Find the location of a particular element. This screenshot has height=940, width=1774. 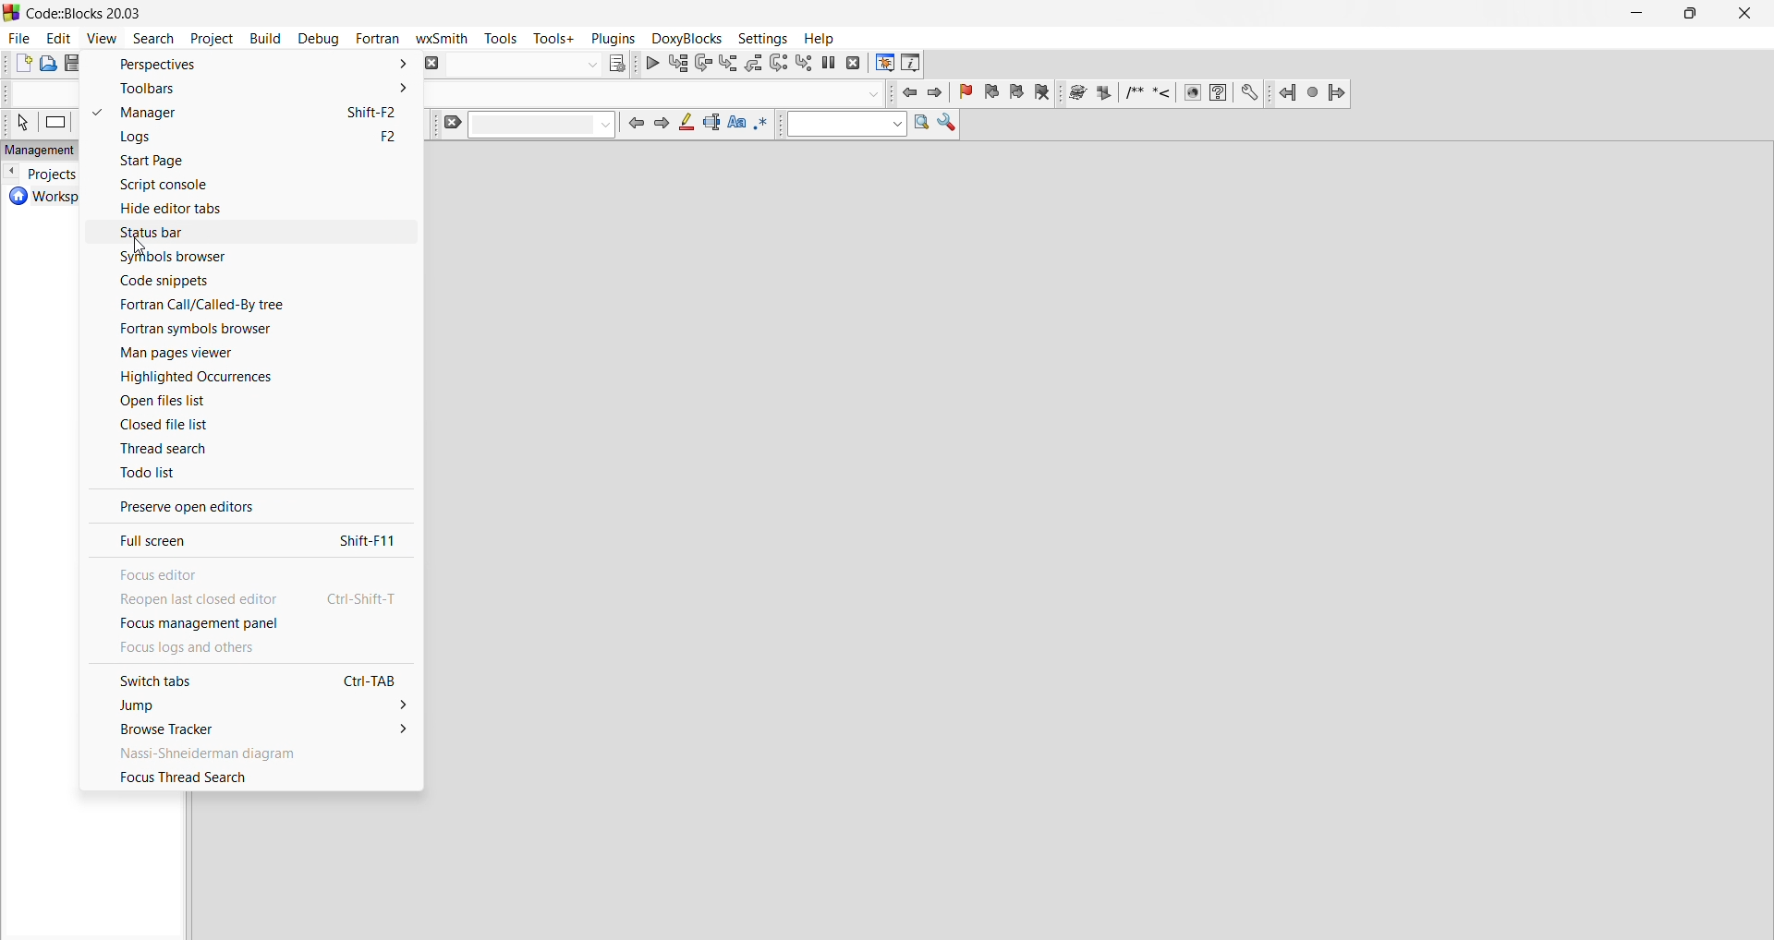

focus logs and others is located at coordinates (250, 652).